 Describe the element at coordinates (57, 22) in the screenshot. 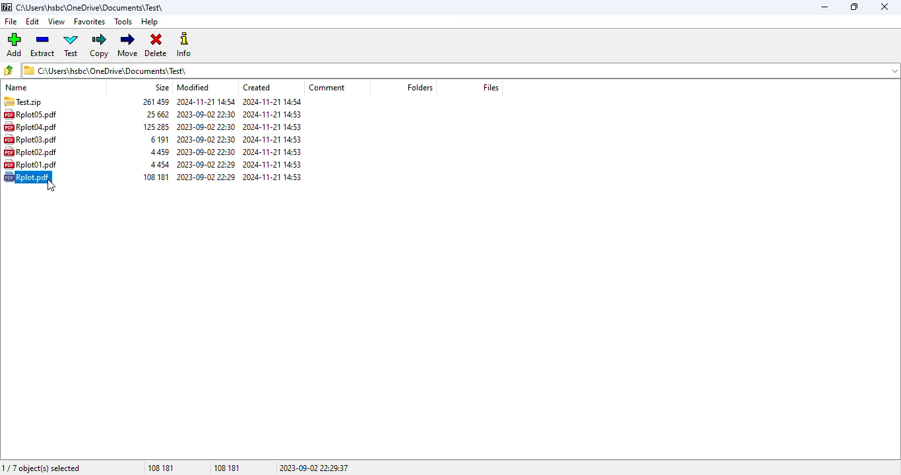

I see `view` at that location.